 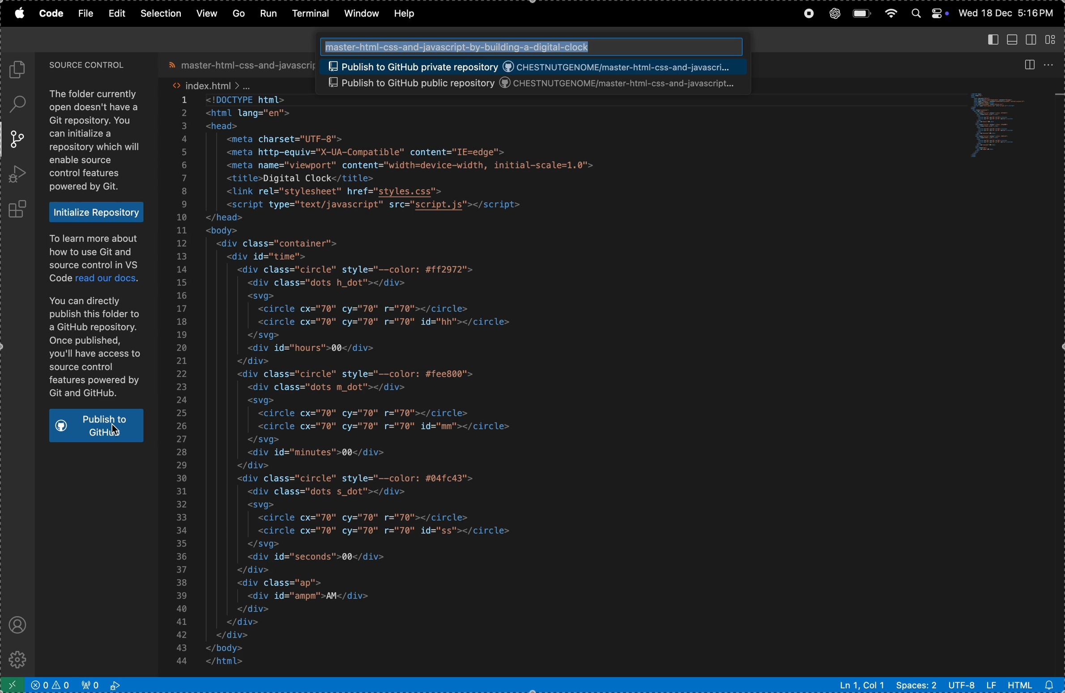 What do you see at coordinates (266, 400) in the screenshot?
I see `<svg>` at bounding box center [266, 400].